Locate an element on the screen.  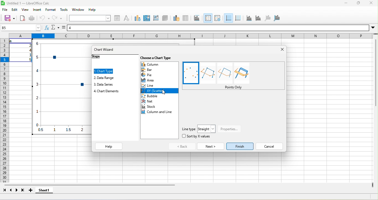
export directly as pdf is located at coordinates (22, 18).